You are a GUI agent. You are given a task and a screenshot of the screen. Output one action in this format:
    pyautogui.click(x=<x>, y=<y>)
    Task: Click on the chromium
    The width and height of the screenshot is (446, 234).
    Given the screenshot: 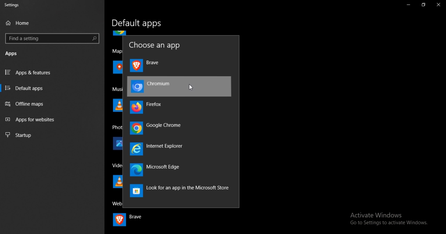 What is the action you would take?
    pyautogui.click(x=180, y=86)
    